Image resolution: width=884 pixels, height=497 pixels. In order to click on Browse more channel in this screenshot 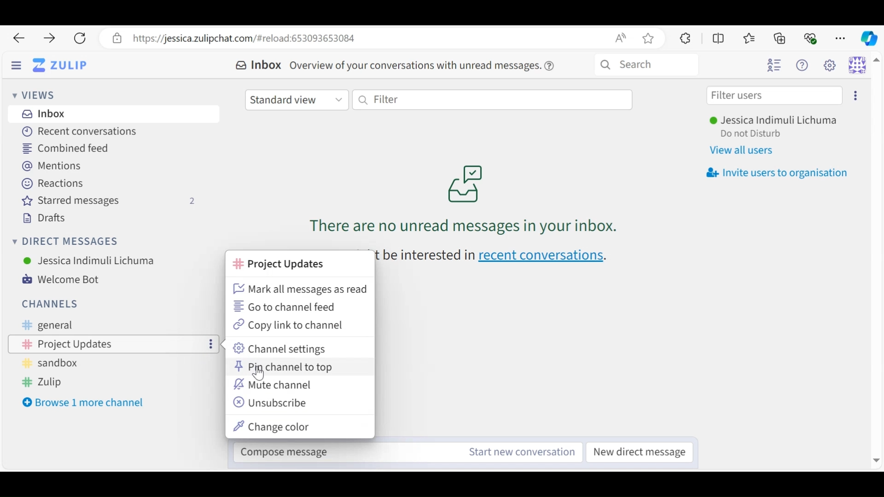, I will do `click(85, 403)`.